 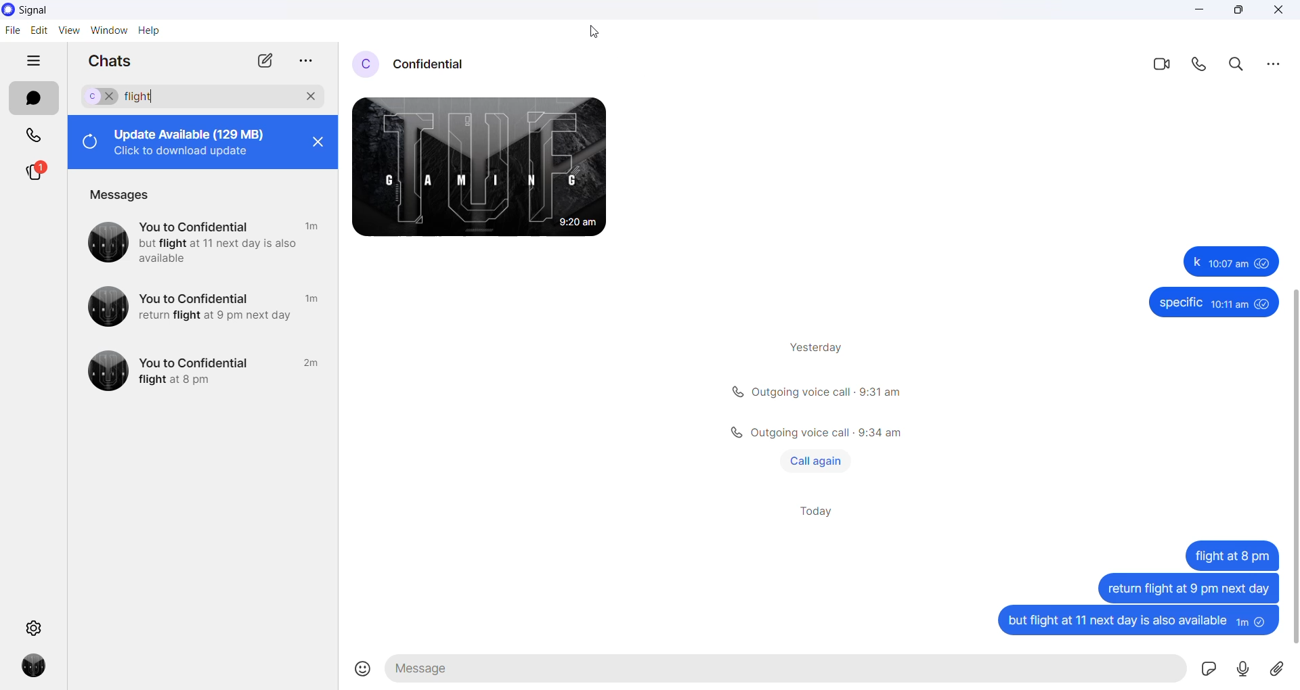 What do you see at coordinates (1228, 261) in the screenshot?
I see `` at bounding box center [1228, 261].